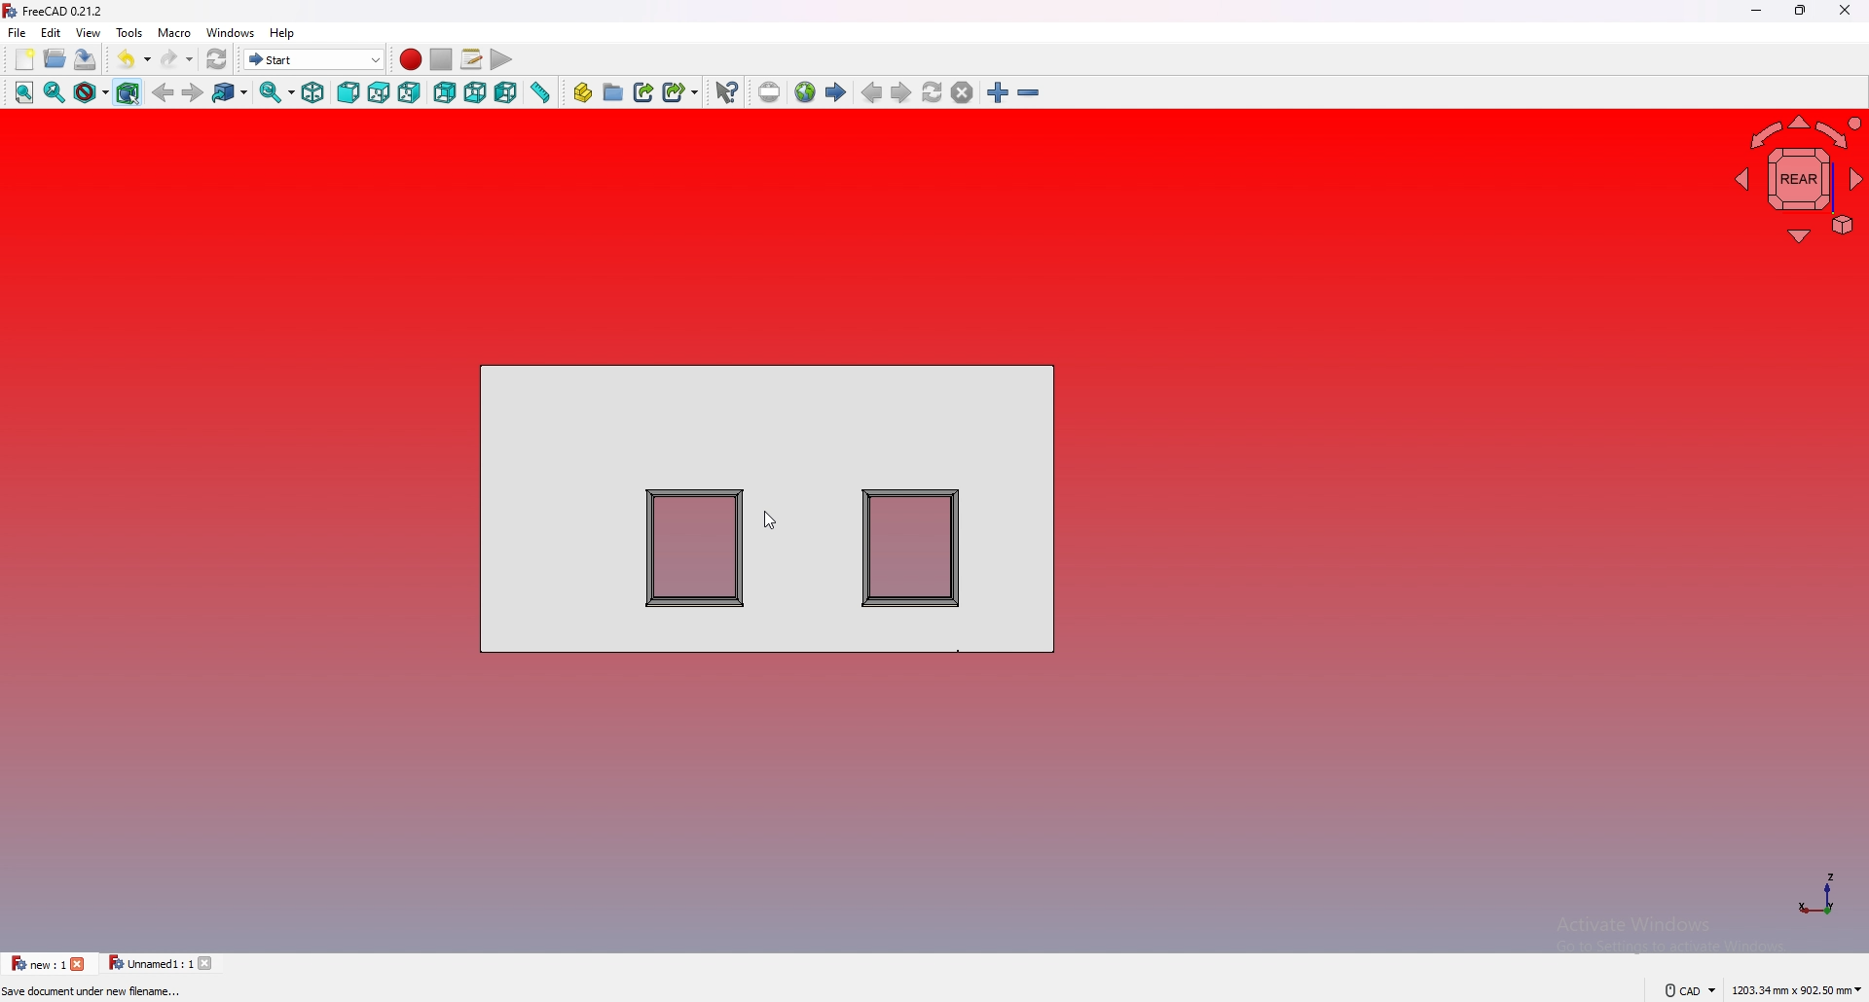 Image resolution: width=1869 pixels, height=1002 pixels. What do you see at coordinates (471, 59) in the screenshot?
I see `macros` at bounding box center [471, 59].